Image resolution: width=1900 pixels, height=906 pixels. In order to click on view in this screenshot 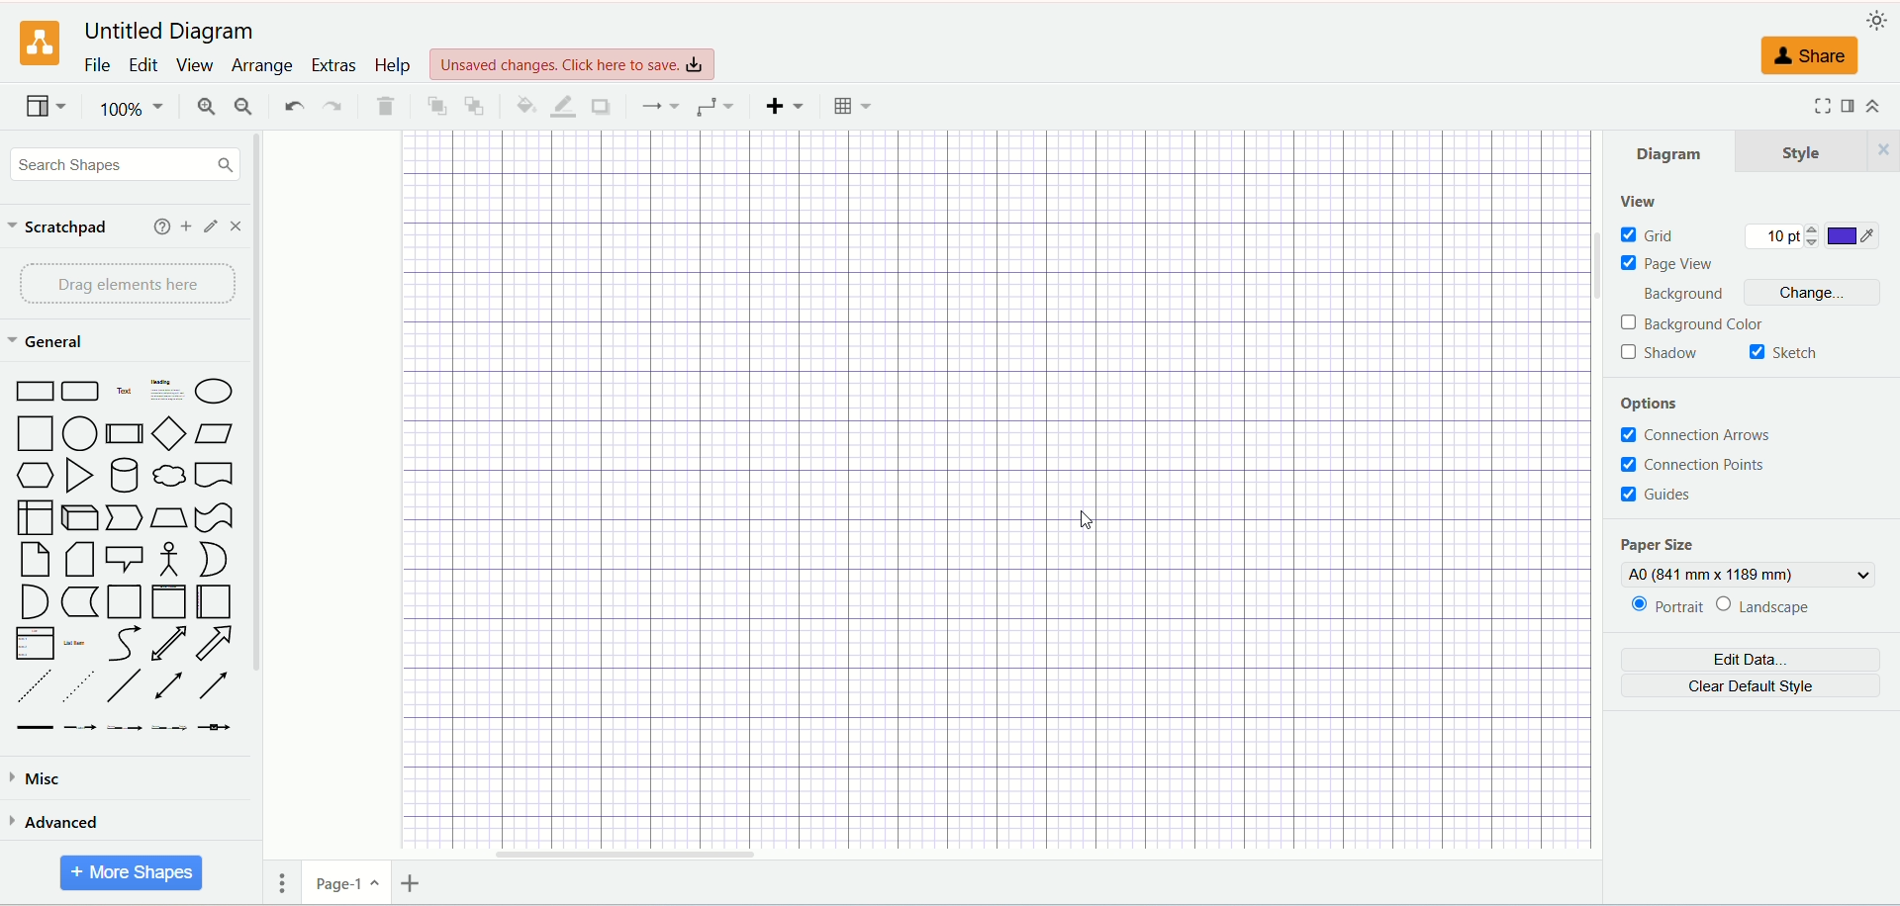, I will do `click(43, 109)`.